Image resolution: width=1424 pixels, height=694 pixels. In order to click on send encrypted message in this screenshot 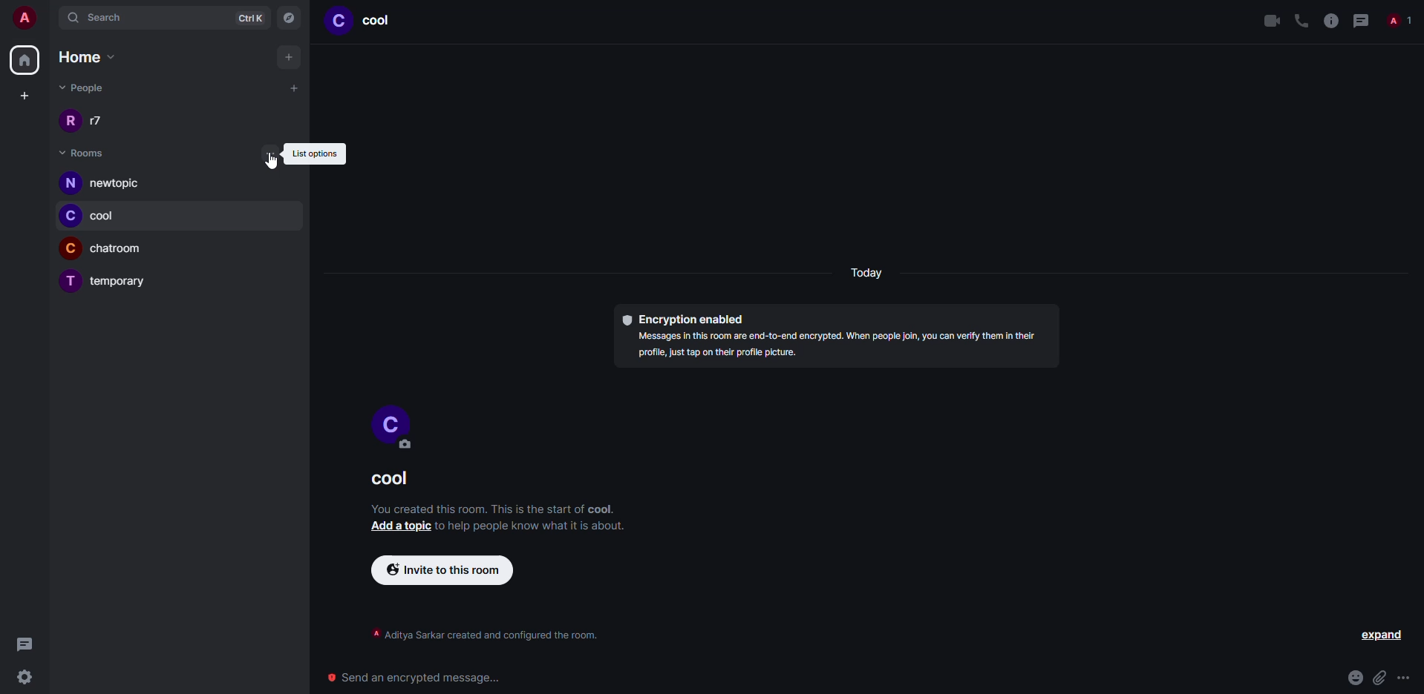, I will do `click(410, 678)`.